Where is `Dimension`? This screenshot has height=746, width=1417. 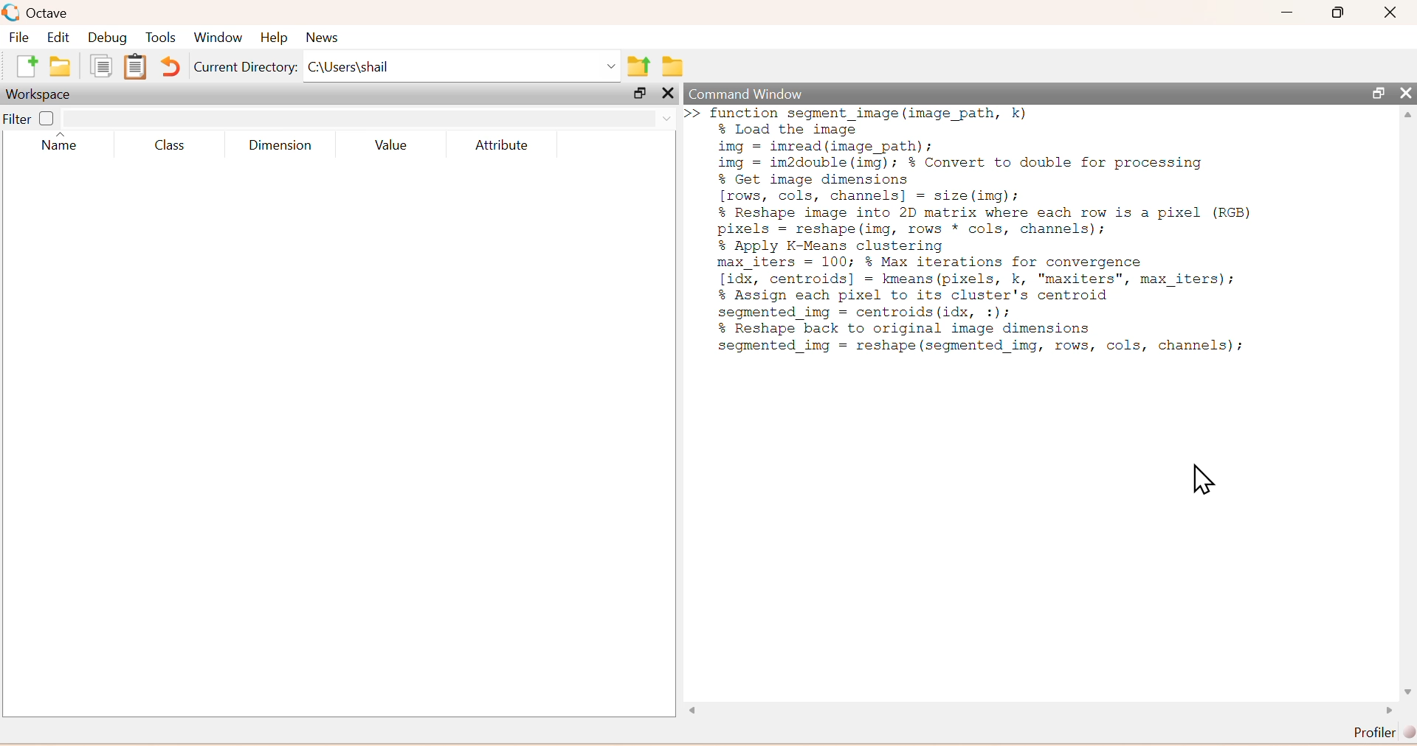
Dimension is located at coordinates (286, 145).